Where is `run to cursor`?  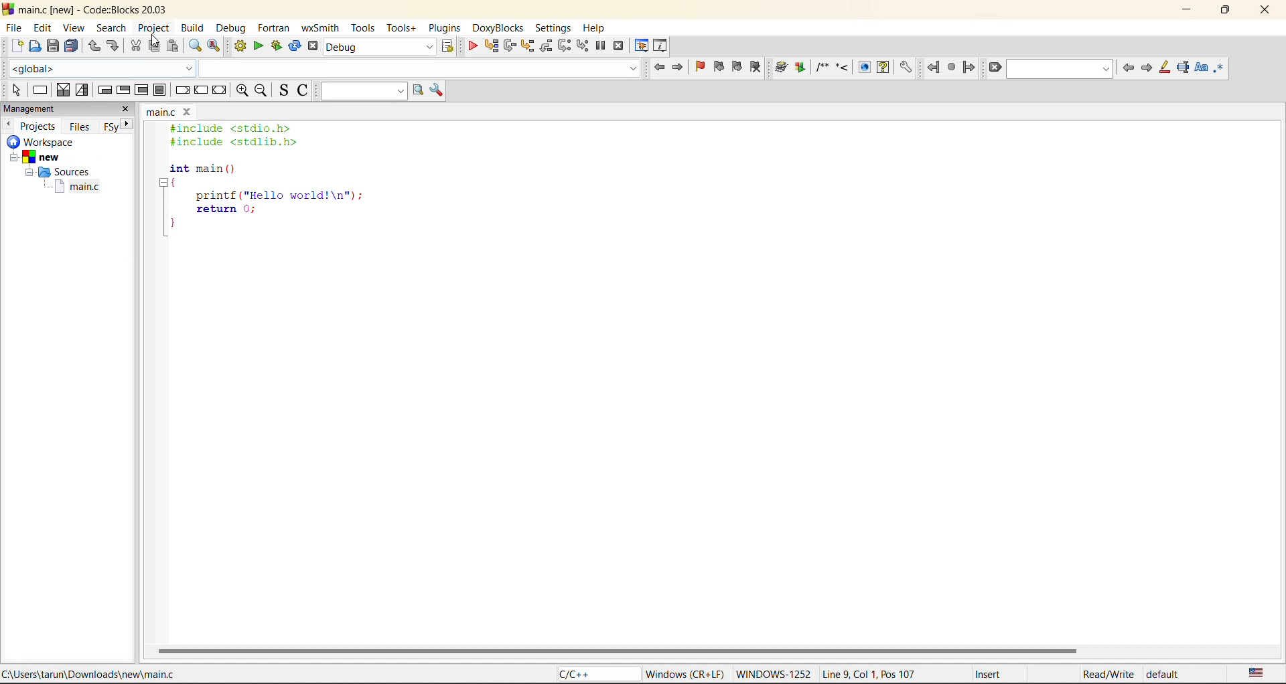 run to cursor is located at coordinates (492, 46).